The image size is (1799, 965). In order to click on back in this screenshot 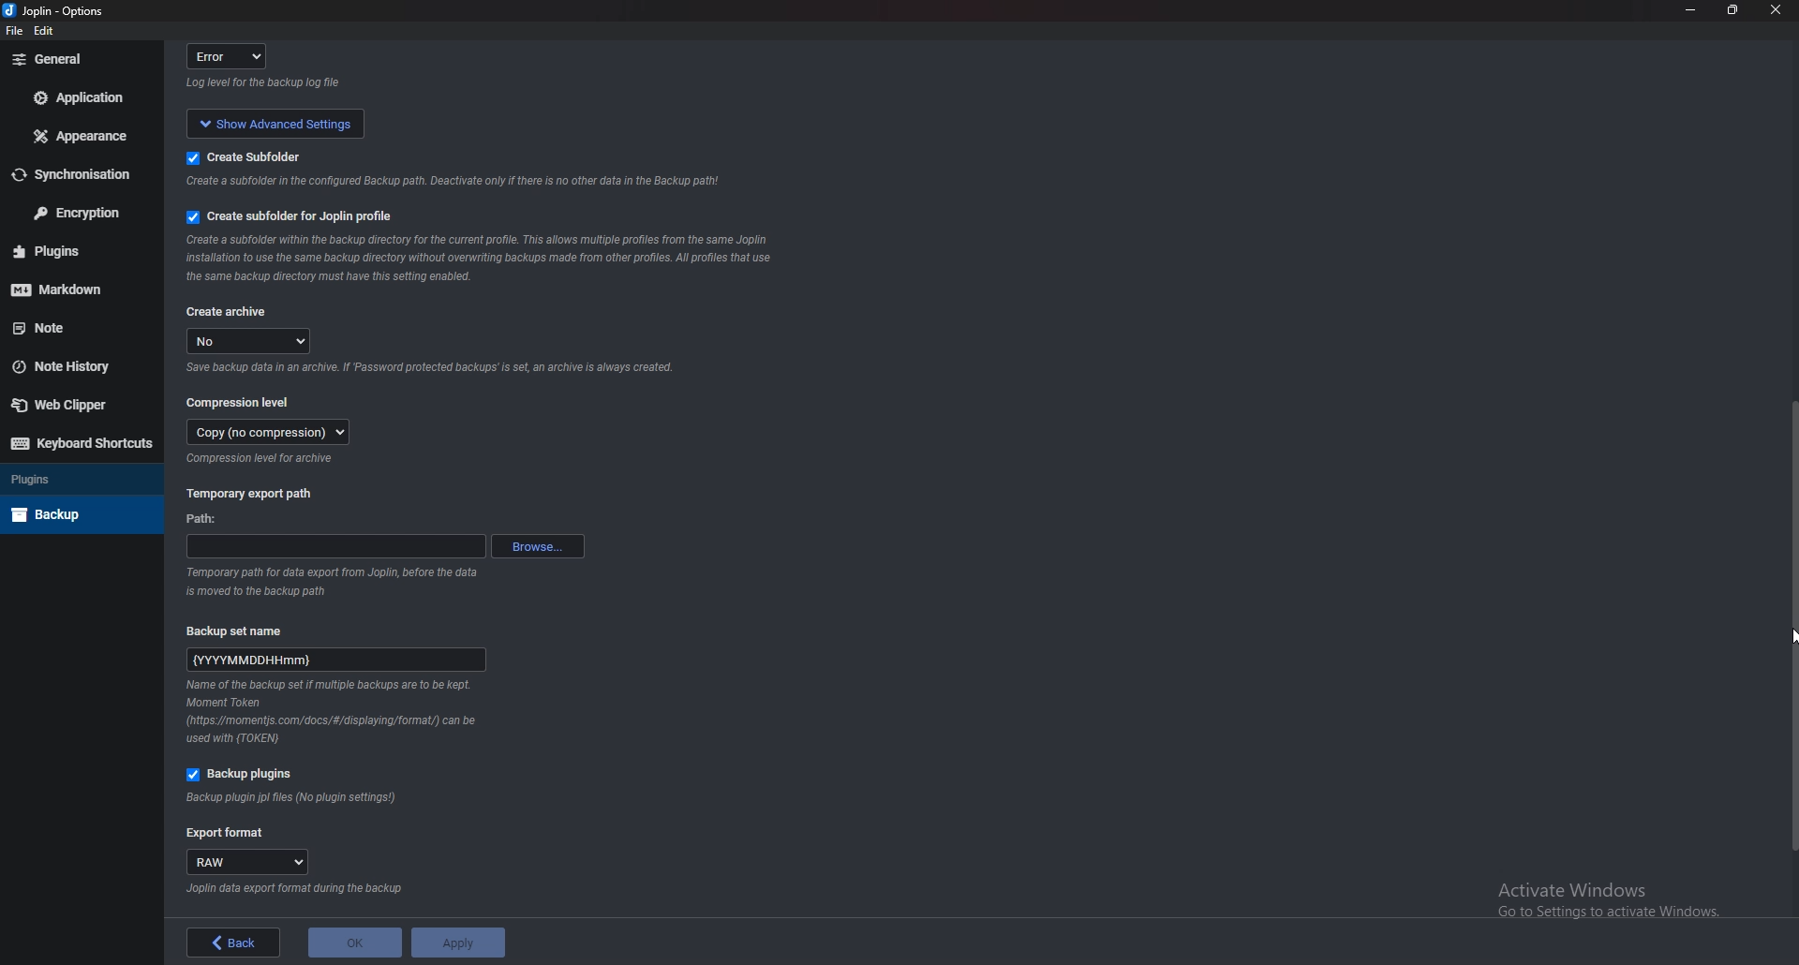, I will do `click(234, 943)`.